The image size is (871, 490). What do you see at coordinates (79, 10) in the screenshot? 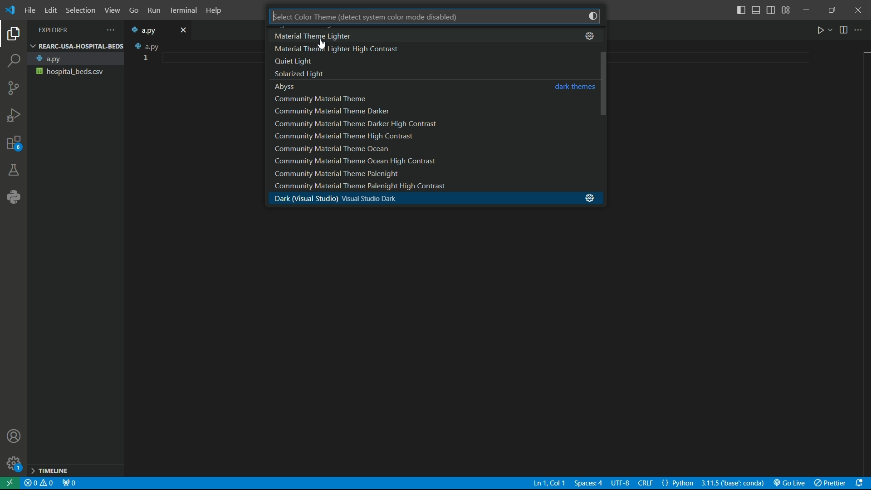
I see `selection menu` at bounding box center [79, 10].